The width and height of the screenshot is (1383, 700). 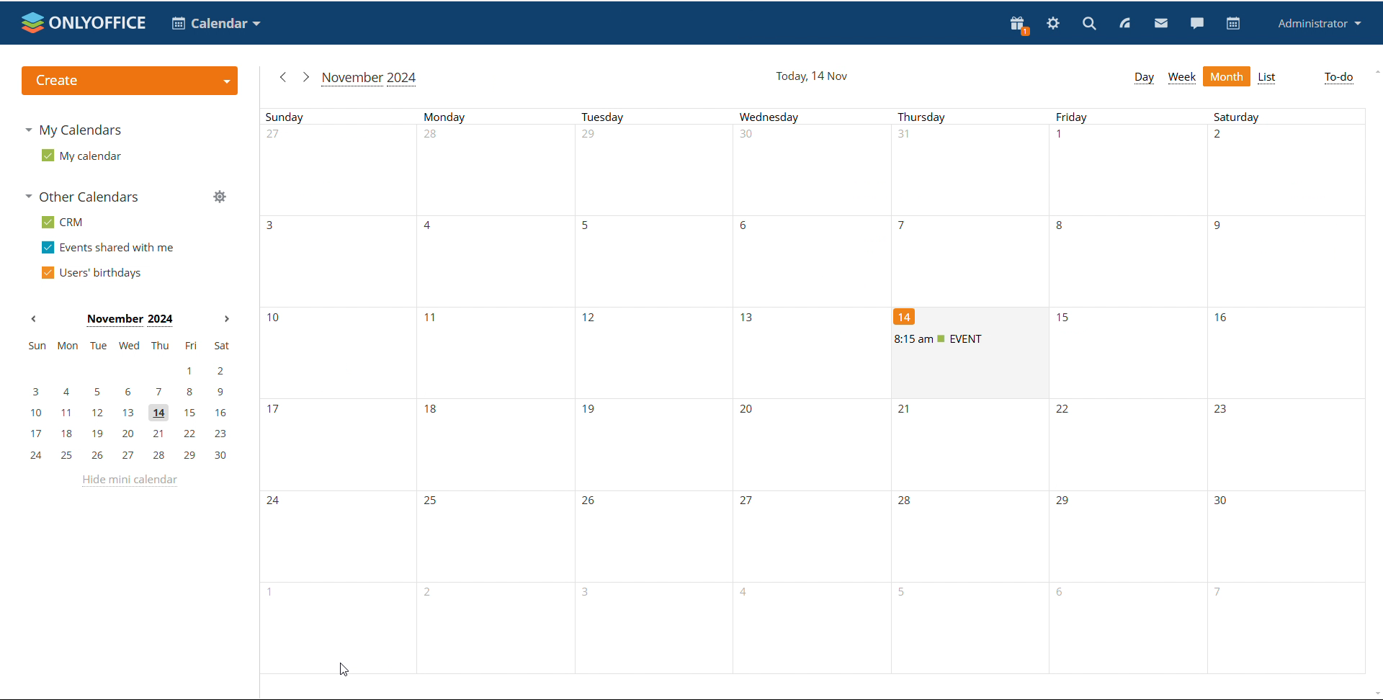 What do you see at coordinates (1317, 24) in the screenshot?
I see `profile` at bounding box center [1317, 24].